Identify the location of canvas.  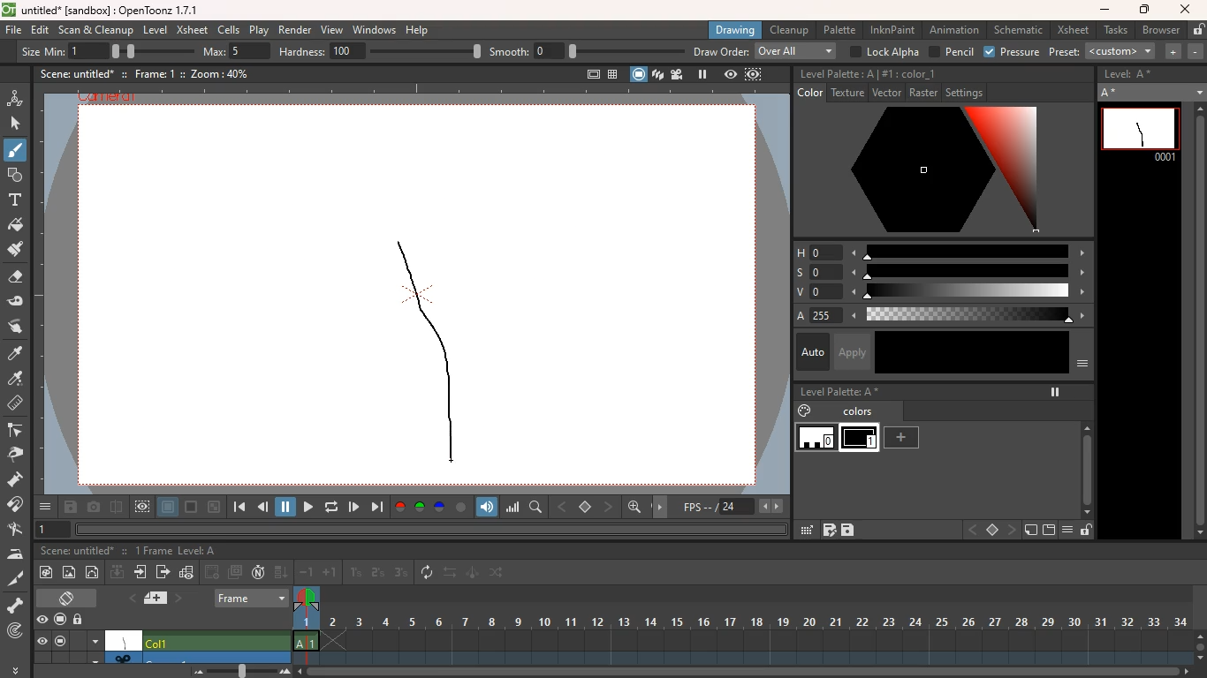
(125, 640).